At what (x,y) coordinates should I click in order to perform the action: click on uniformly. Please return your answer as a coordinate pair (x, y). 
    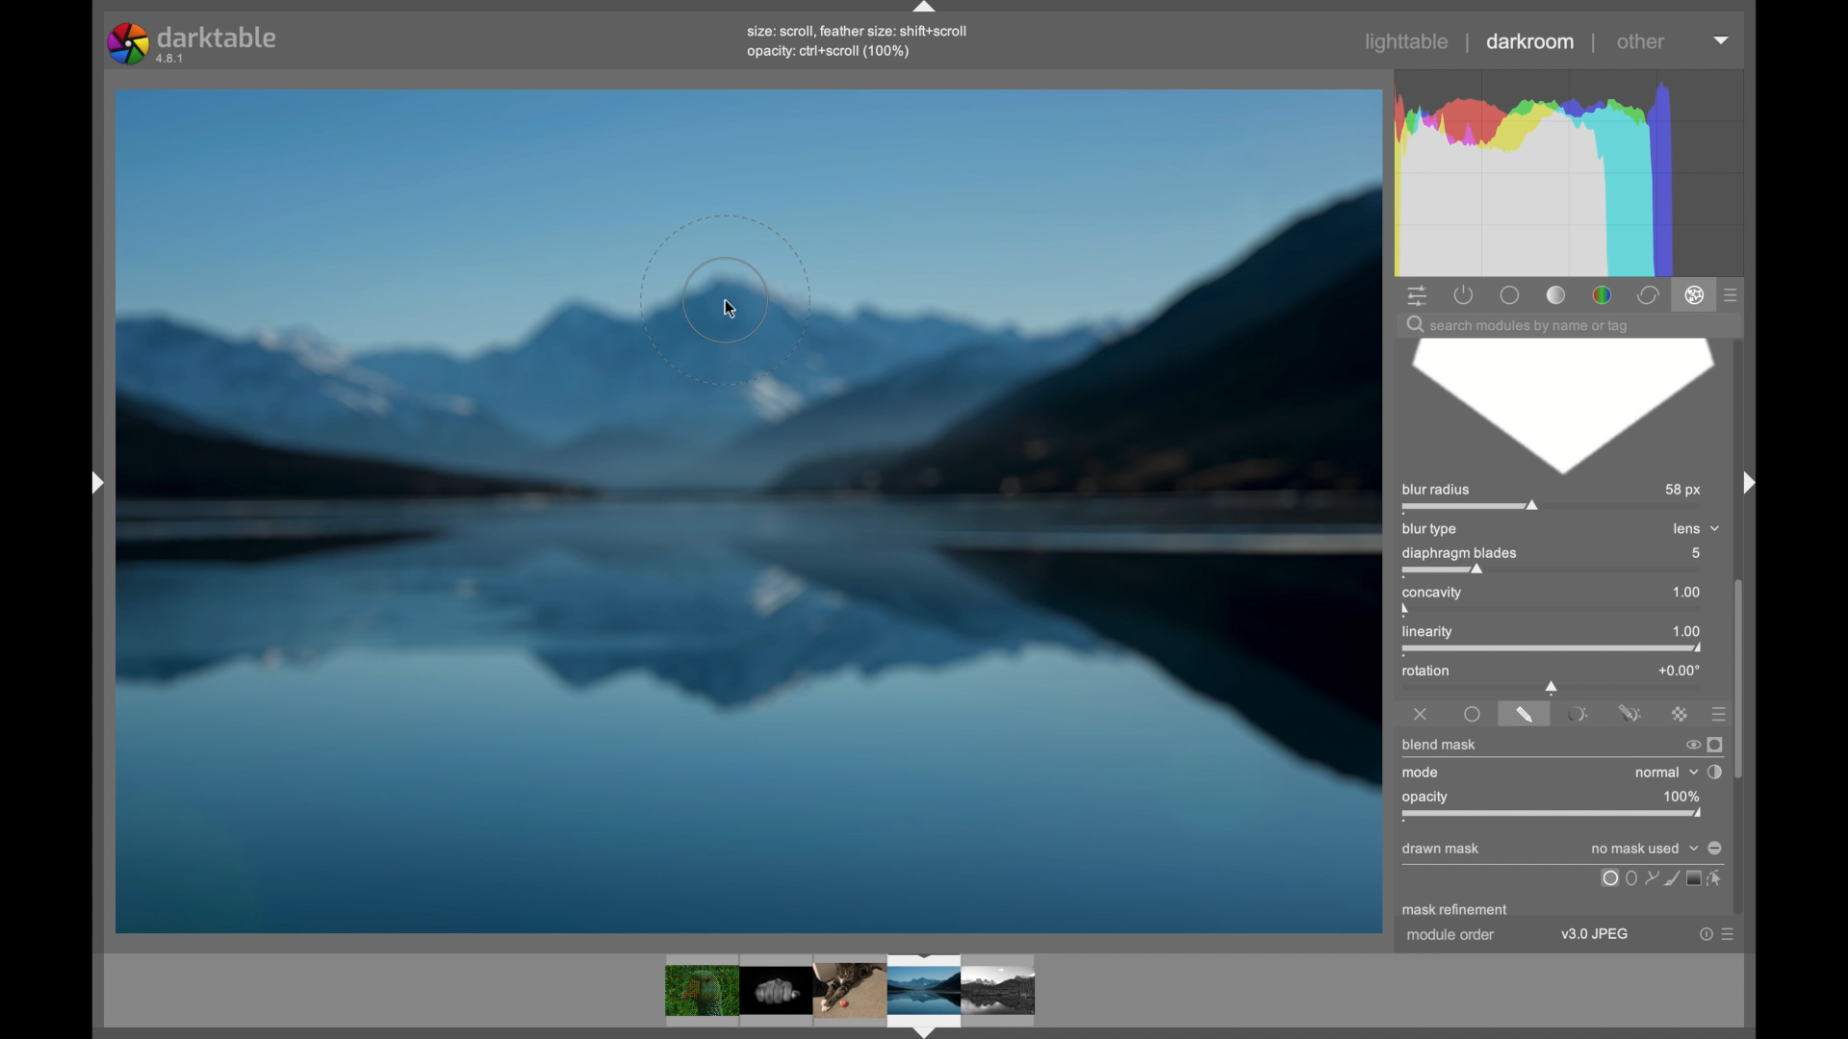
    Looking at the image, I should click on (1474, 714).